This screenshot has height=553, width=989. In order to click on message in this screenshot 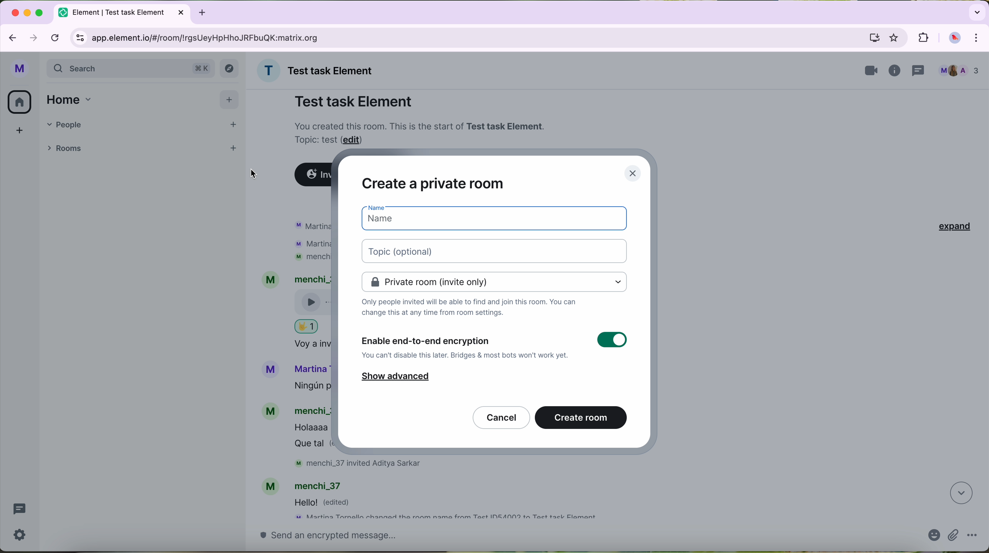, I will do `click(327, 503)`.